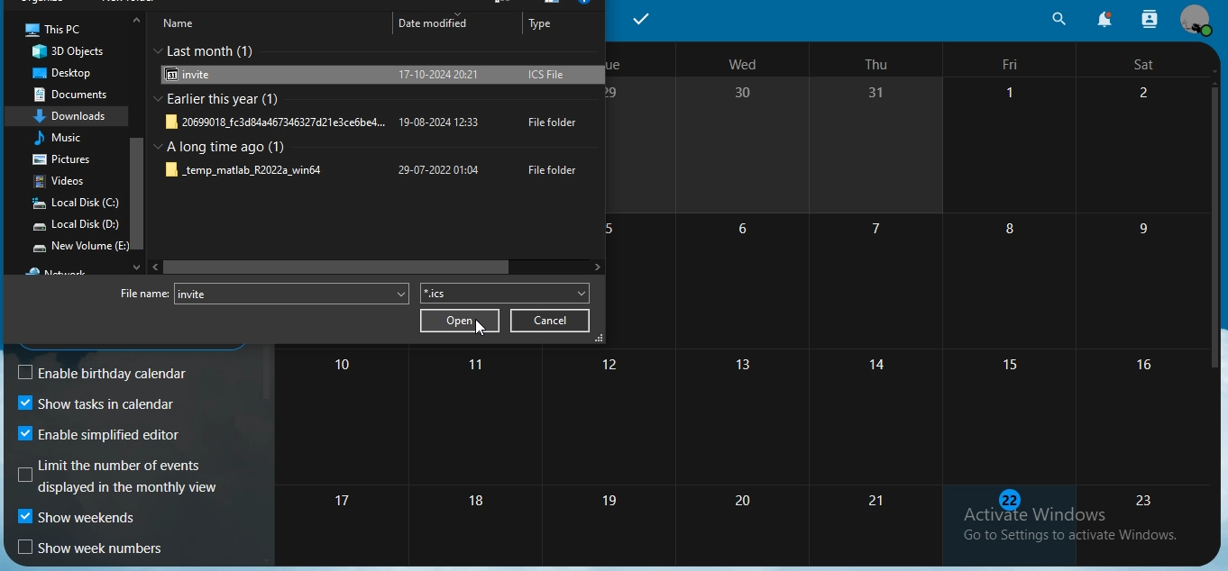  I want to click on date modified, so click(432, 22).